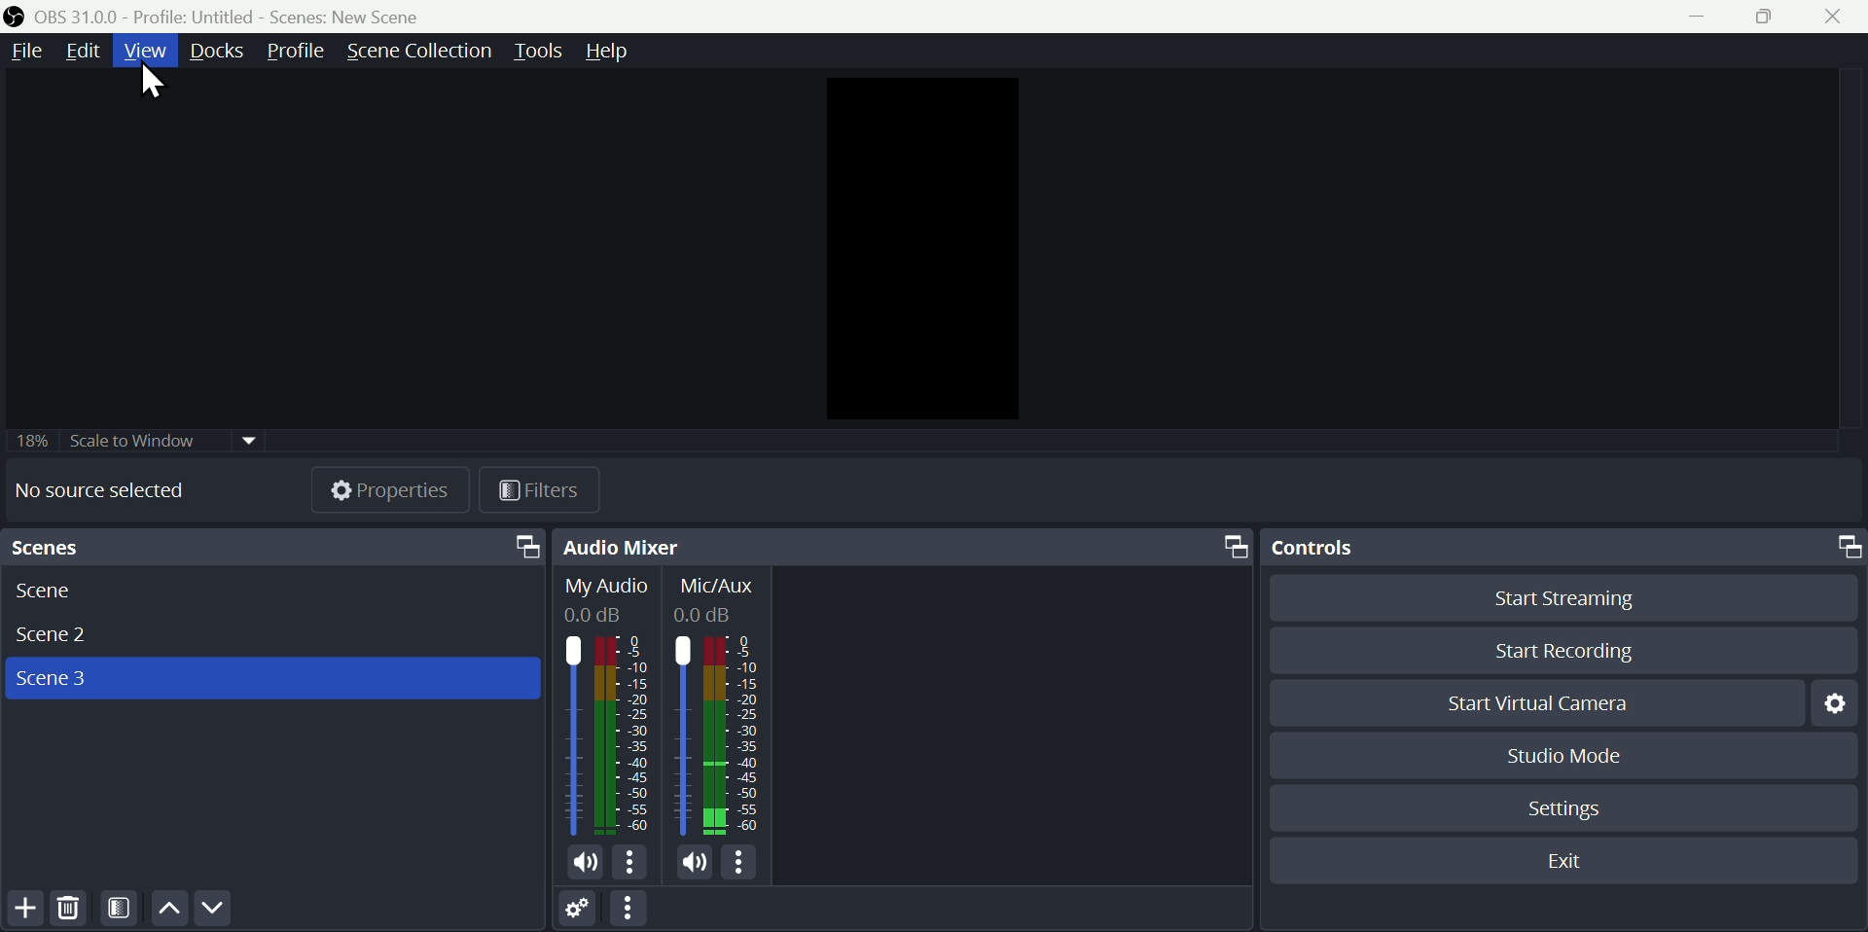  I want to click on View, so click(147, 52).